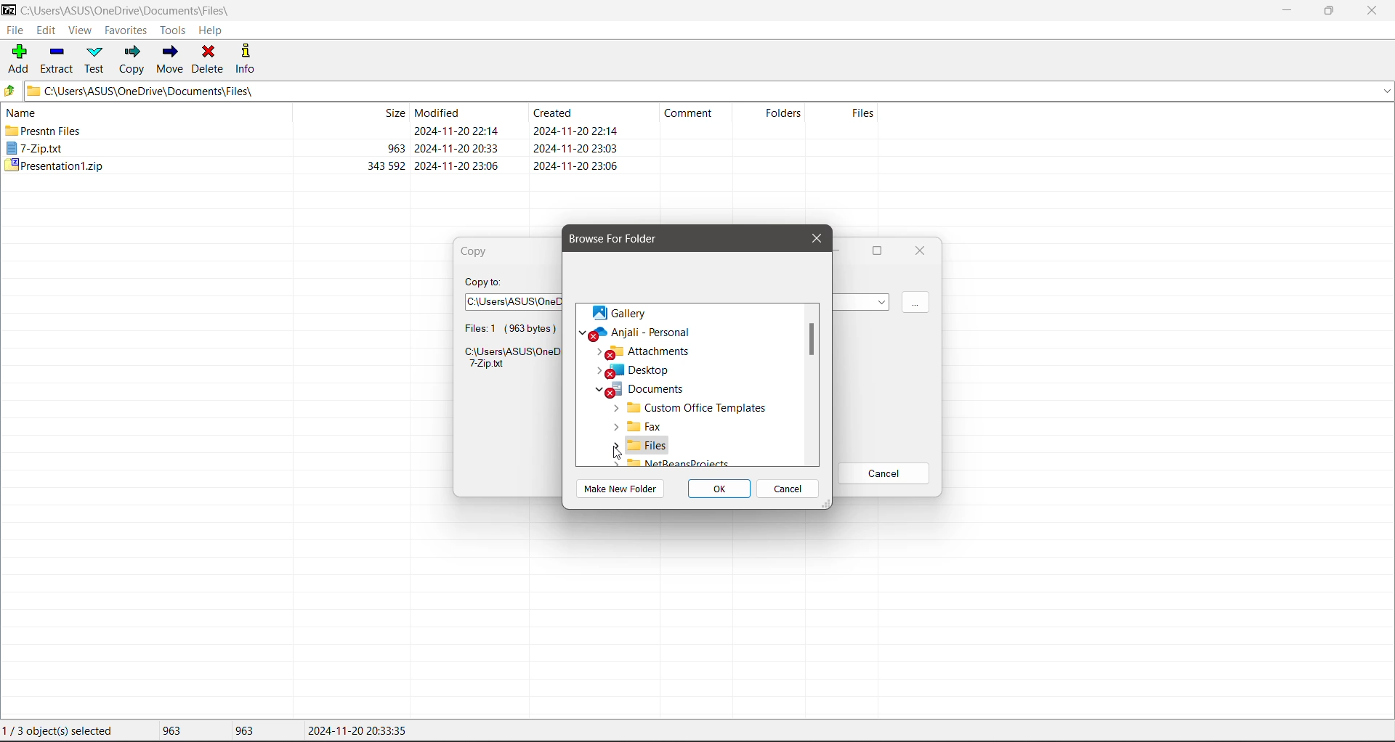 This screenshot has width=1395, height=742. Describe the element at coordinates (689, 409) in the screenshot. I see `7 Custom Office Template` at that location.